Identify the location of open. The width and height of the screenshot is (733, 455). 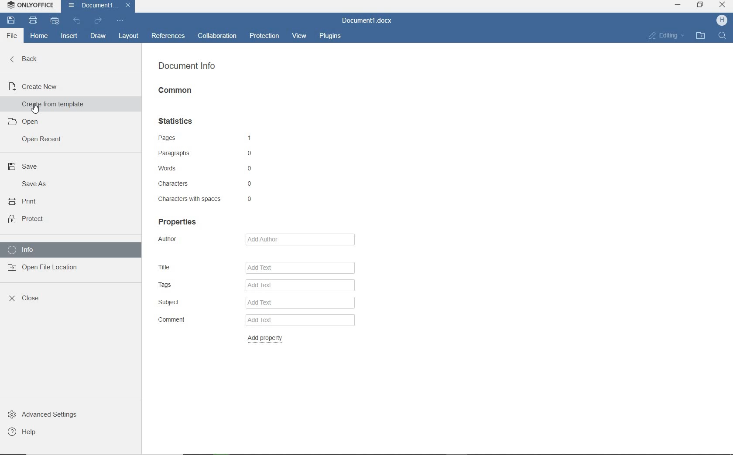
(23, 122).